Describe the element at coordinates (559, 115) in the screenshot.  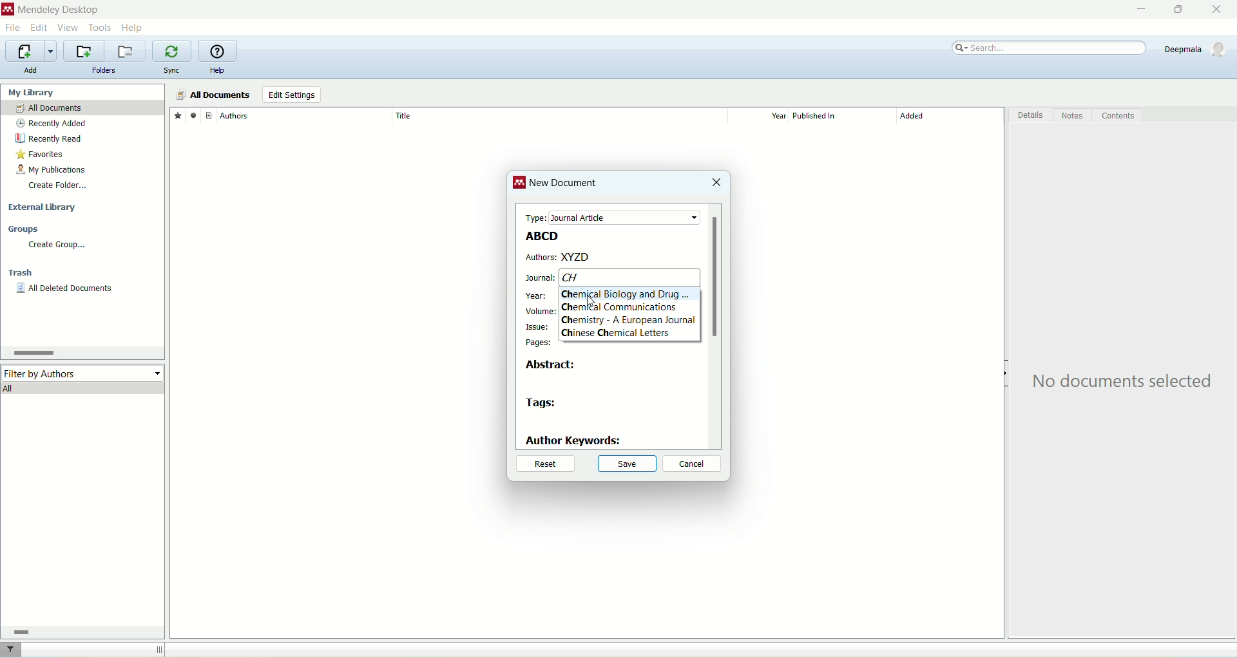
I see `title` at that location.